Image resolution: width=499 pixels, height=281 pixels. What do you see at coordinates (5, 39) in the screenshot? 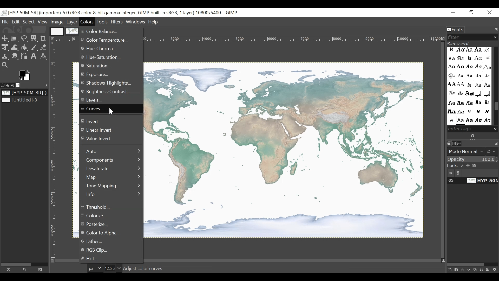
I see `Select tool` at bounding box center [5, 39].